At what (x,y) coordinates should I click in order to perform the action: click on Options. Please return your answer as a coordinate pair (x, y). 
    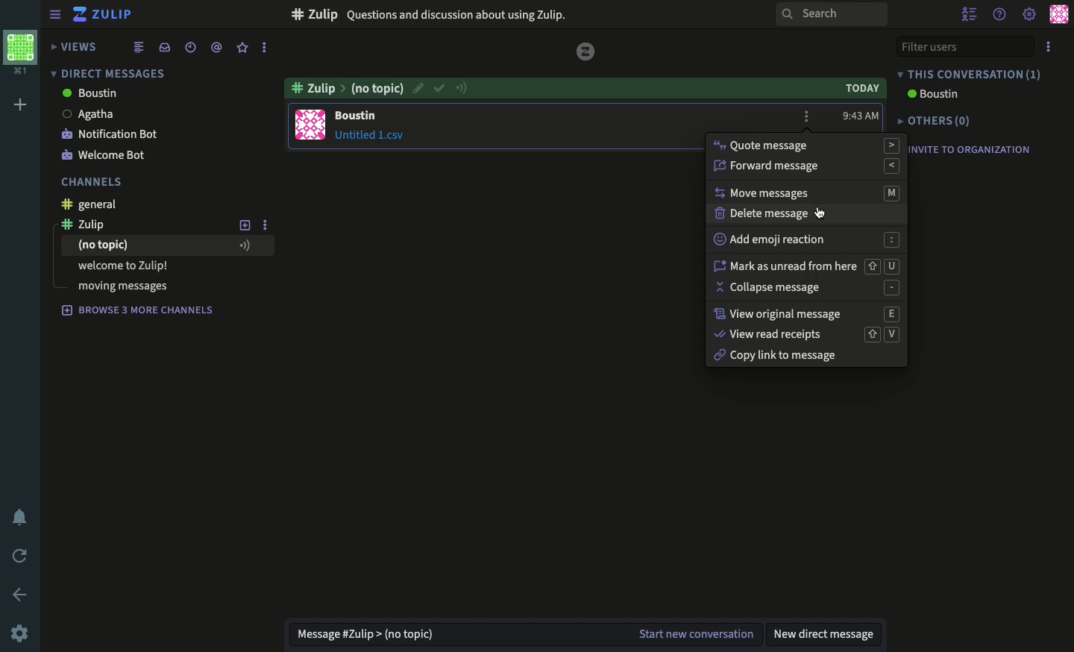
    Looking at the image, I should click on (807, 115).